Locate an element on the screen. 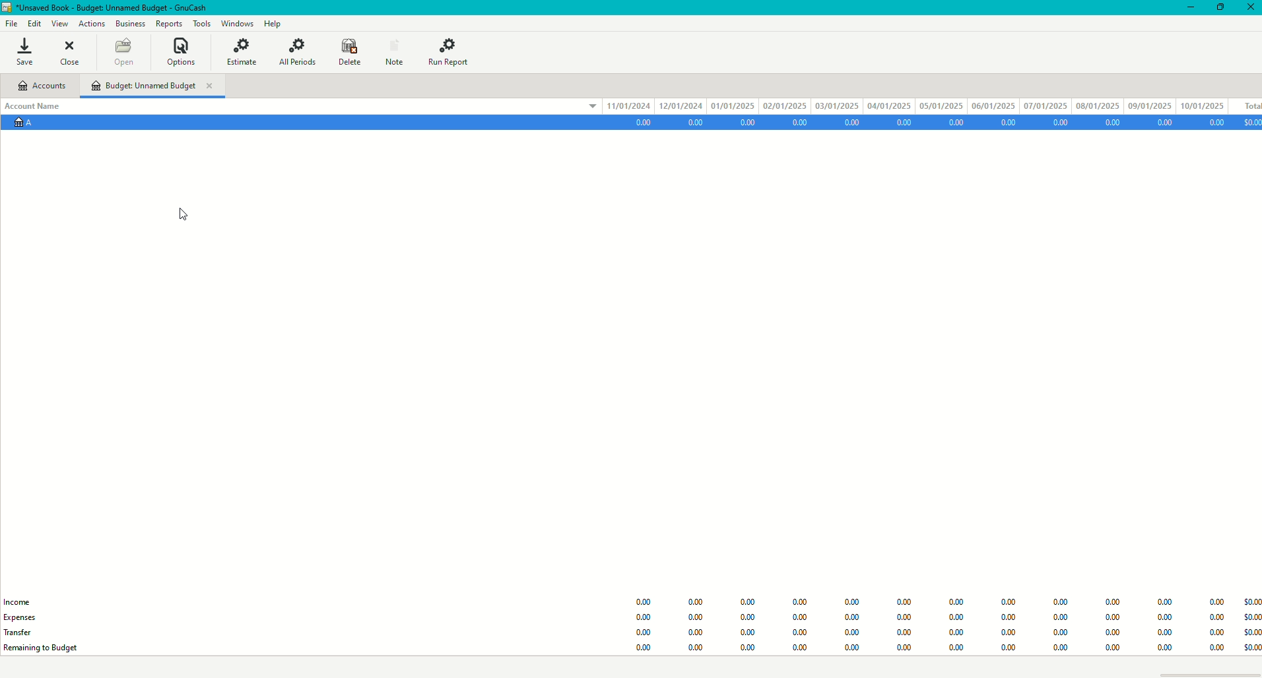 The image size is (1262, 678). Estimate is located at coordinates (245, 53).